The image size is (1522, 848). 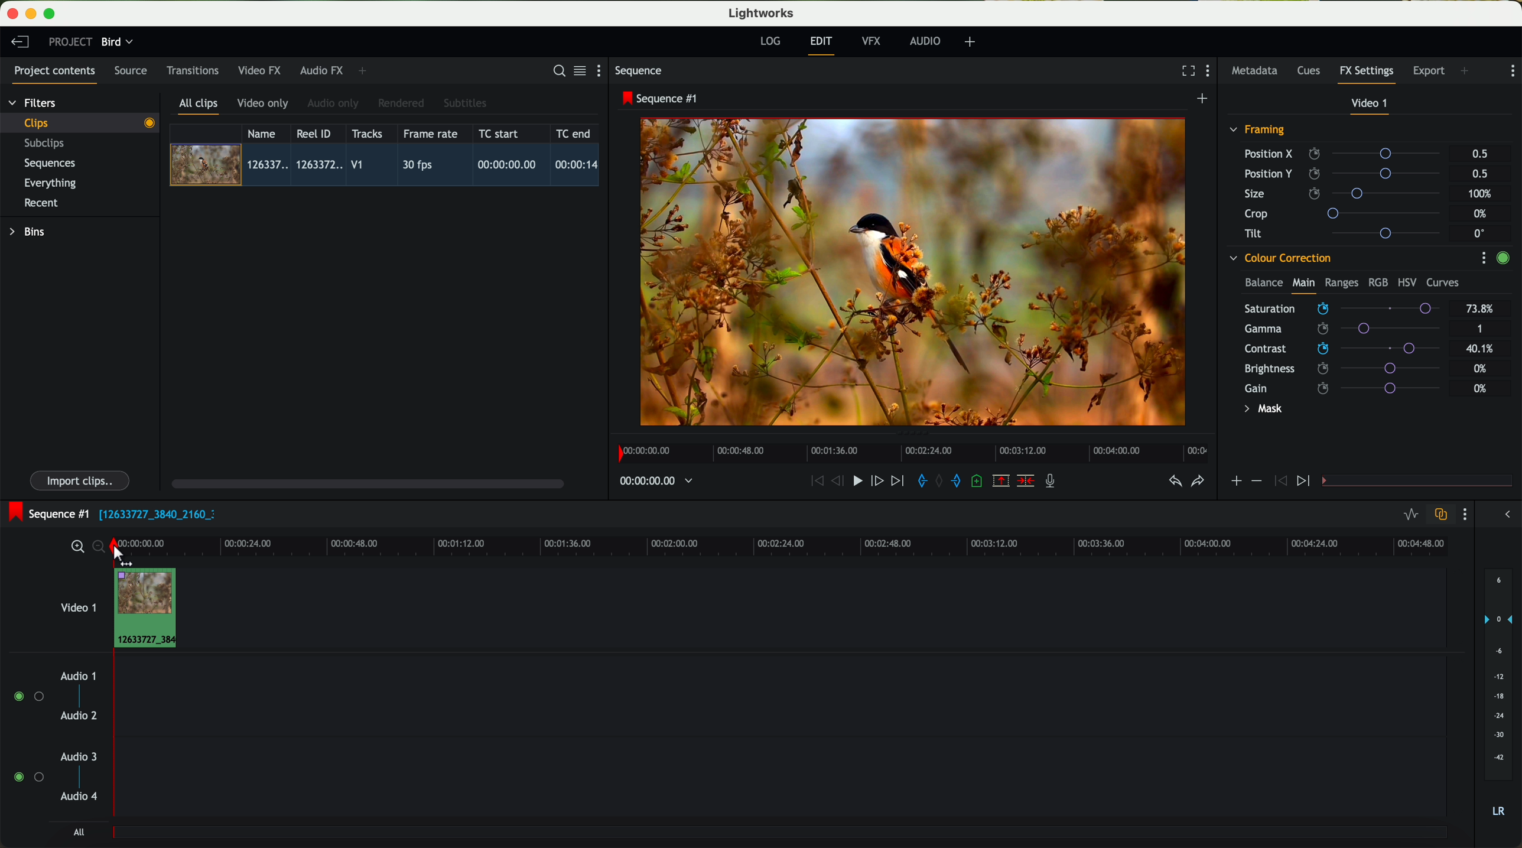 I want to click on sequences, so click(x=50, y=164).